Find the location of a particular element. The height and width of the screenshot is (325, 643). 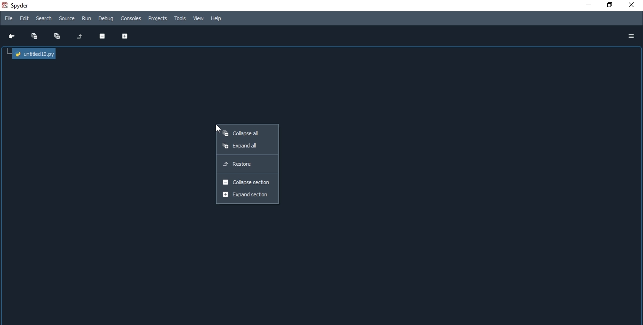

Collapse section is located at coordinates (100, 38).